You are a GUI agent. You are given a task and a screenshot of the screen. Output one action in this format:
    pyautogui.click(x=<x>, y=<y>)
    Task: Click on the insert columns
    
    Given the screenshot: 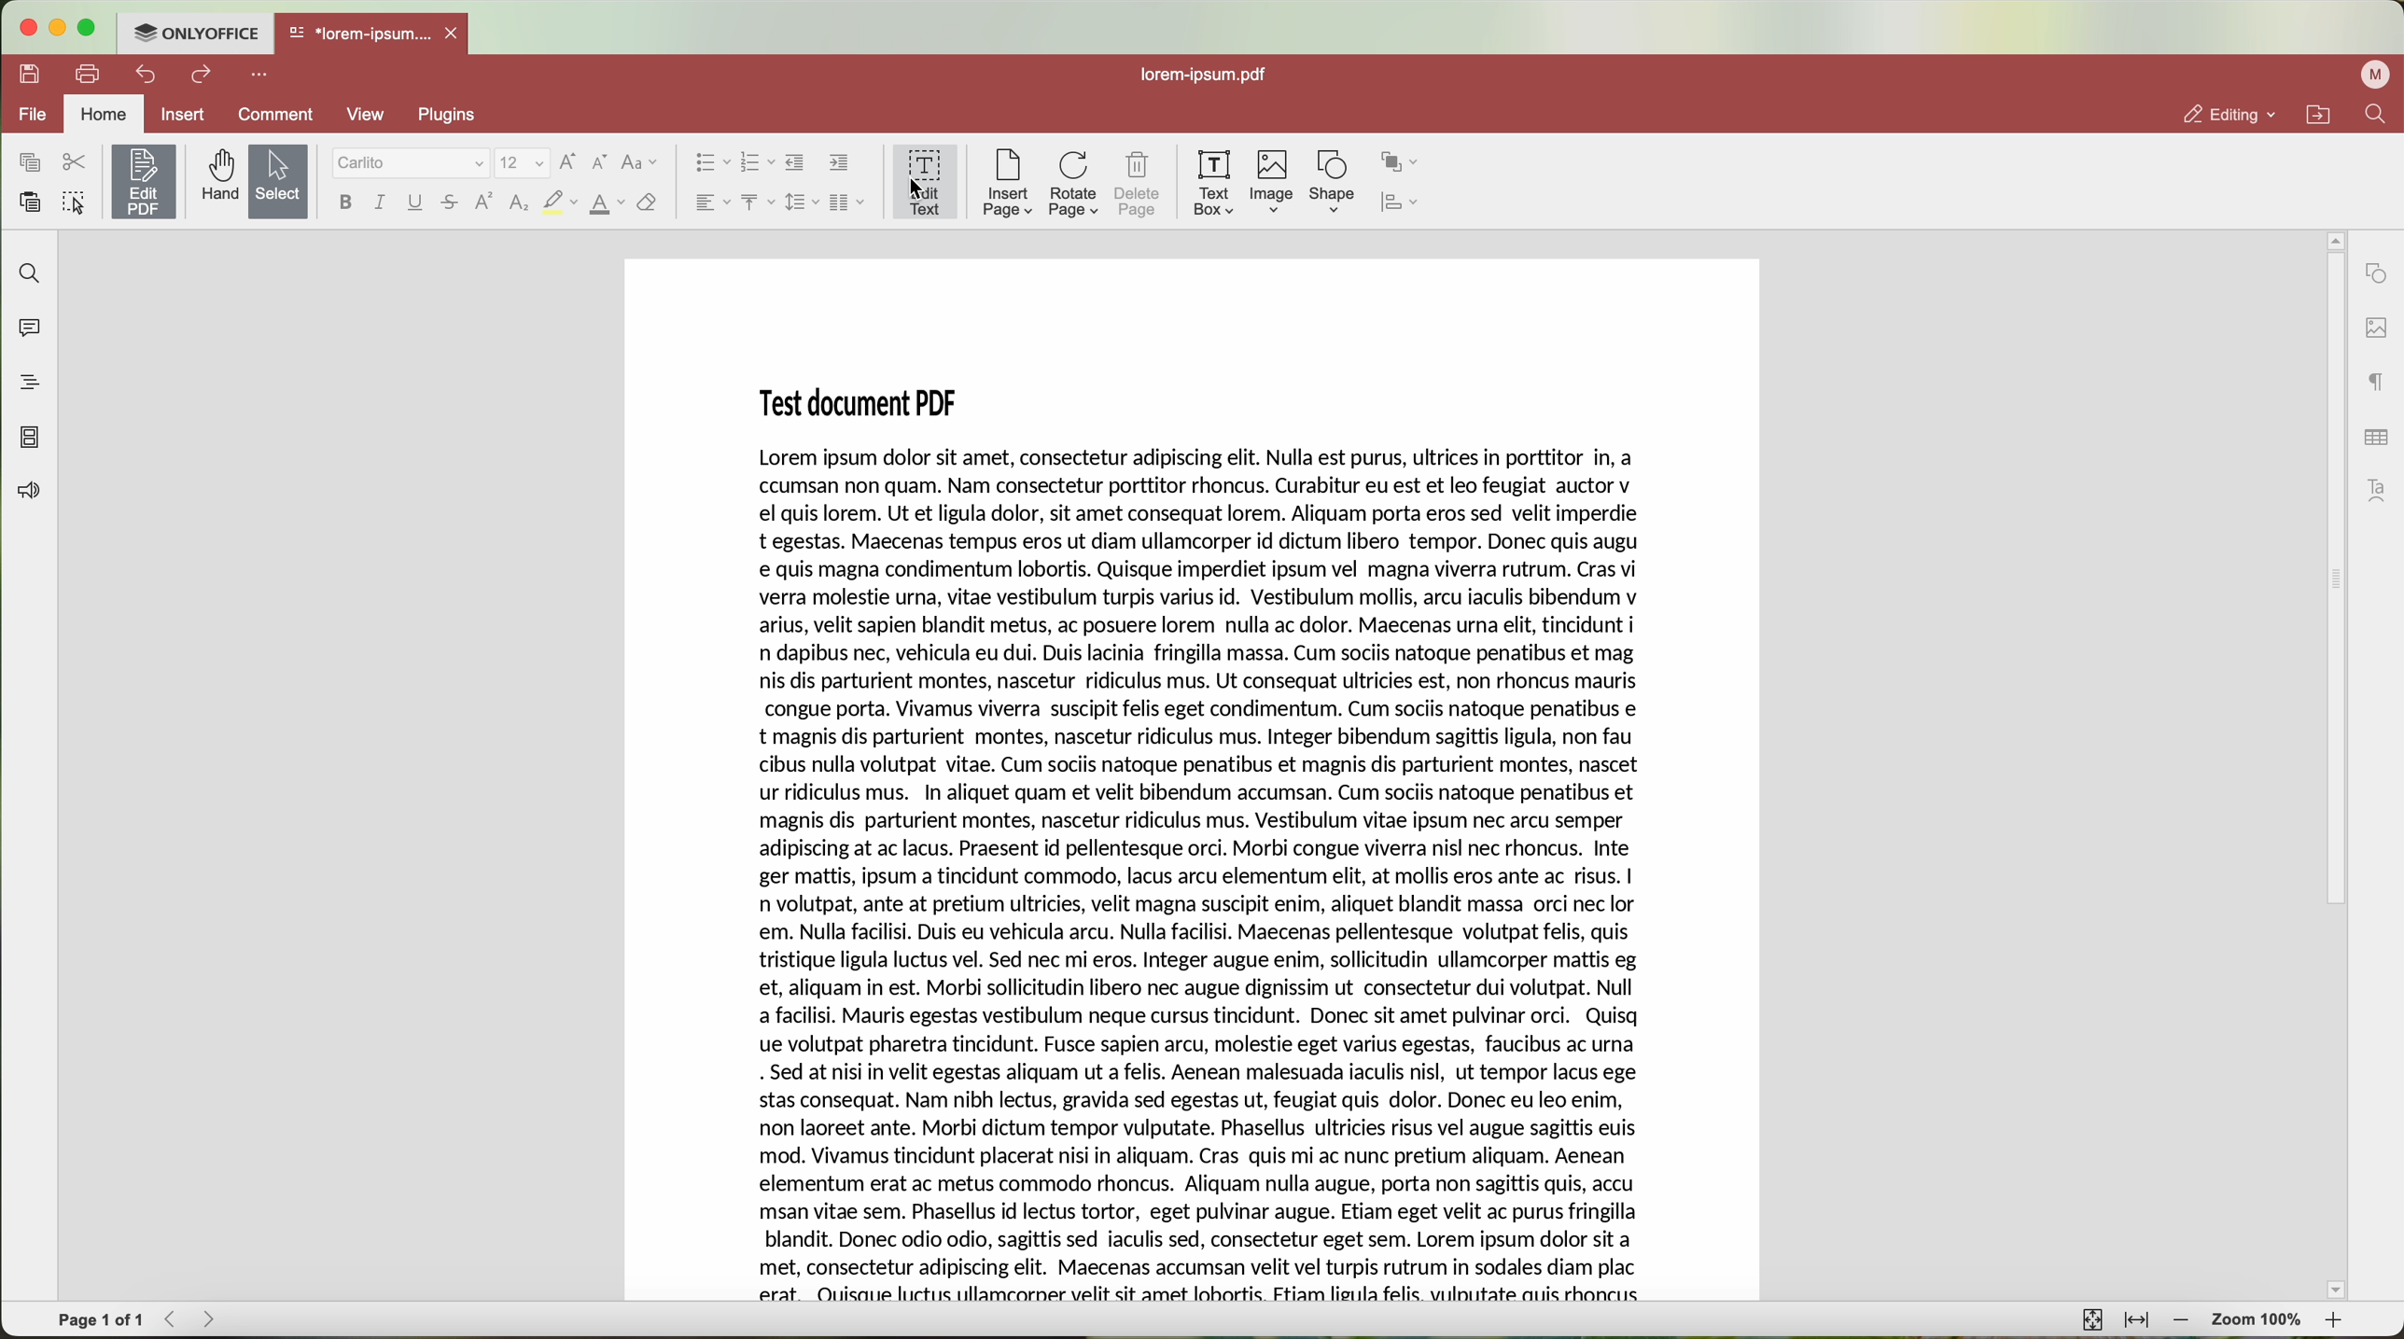 What is the action you would take?
    pyautogui.click(x=846, y=202)
    